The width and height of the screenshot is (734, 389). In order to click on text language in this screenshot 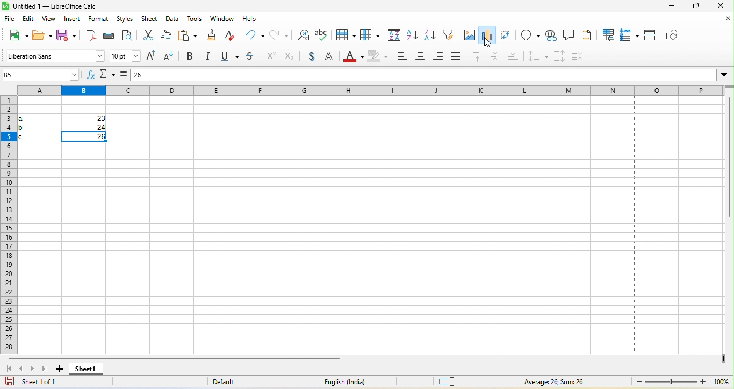, I will do `click(341, 383)`.